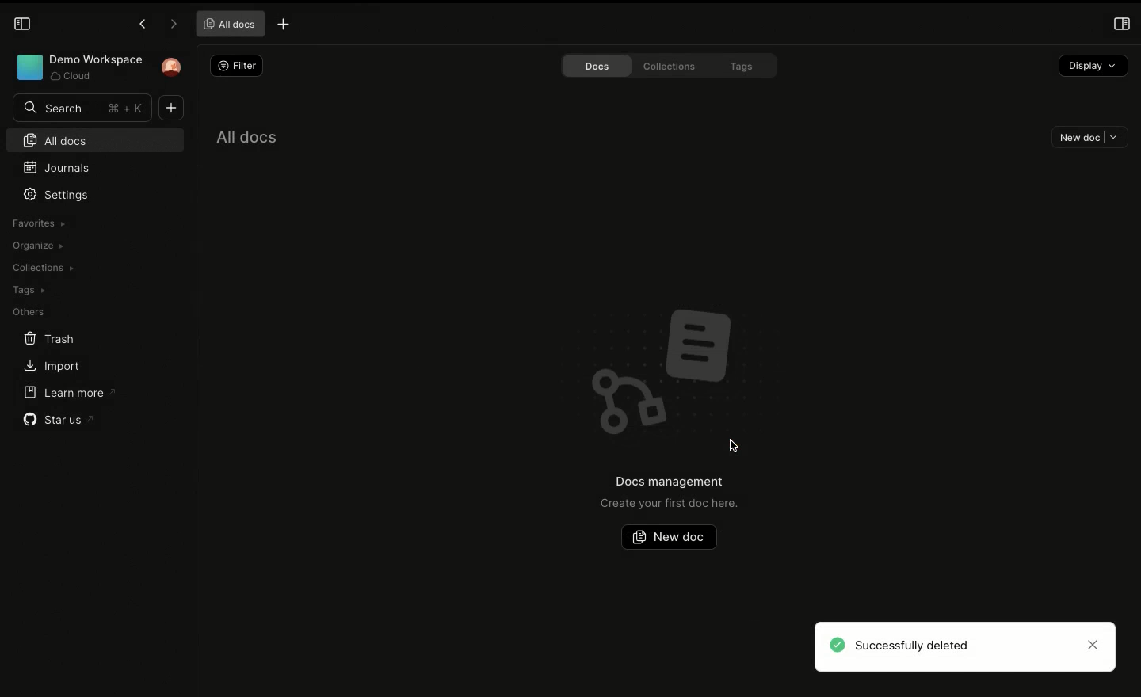  What do you see at coordinates (78, 67) in the screenshot?
I see `Workspace` at bounding box center [78, 67].